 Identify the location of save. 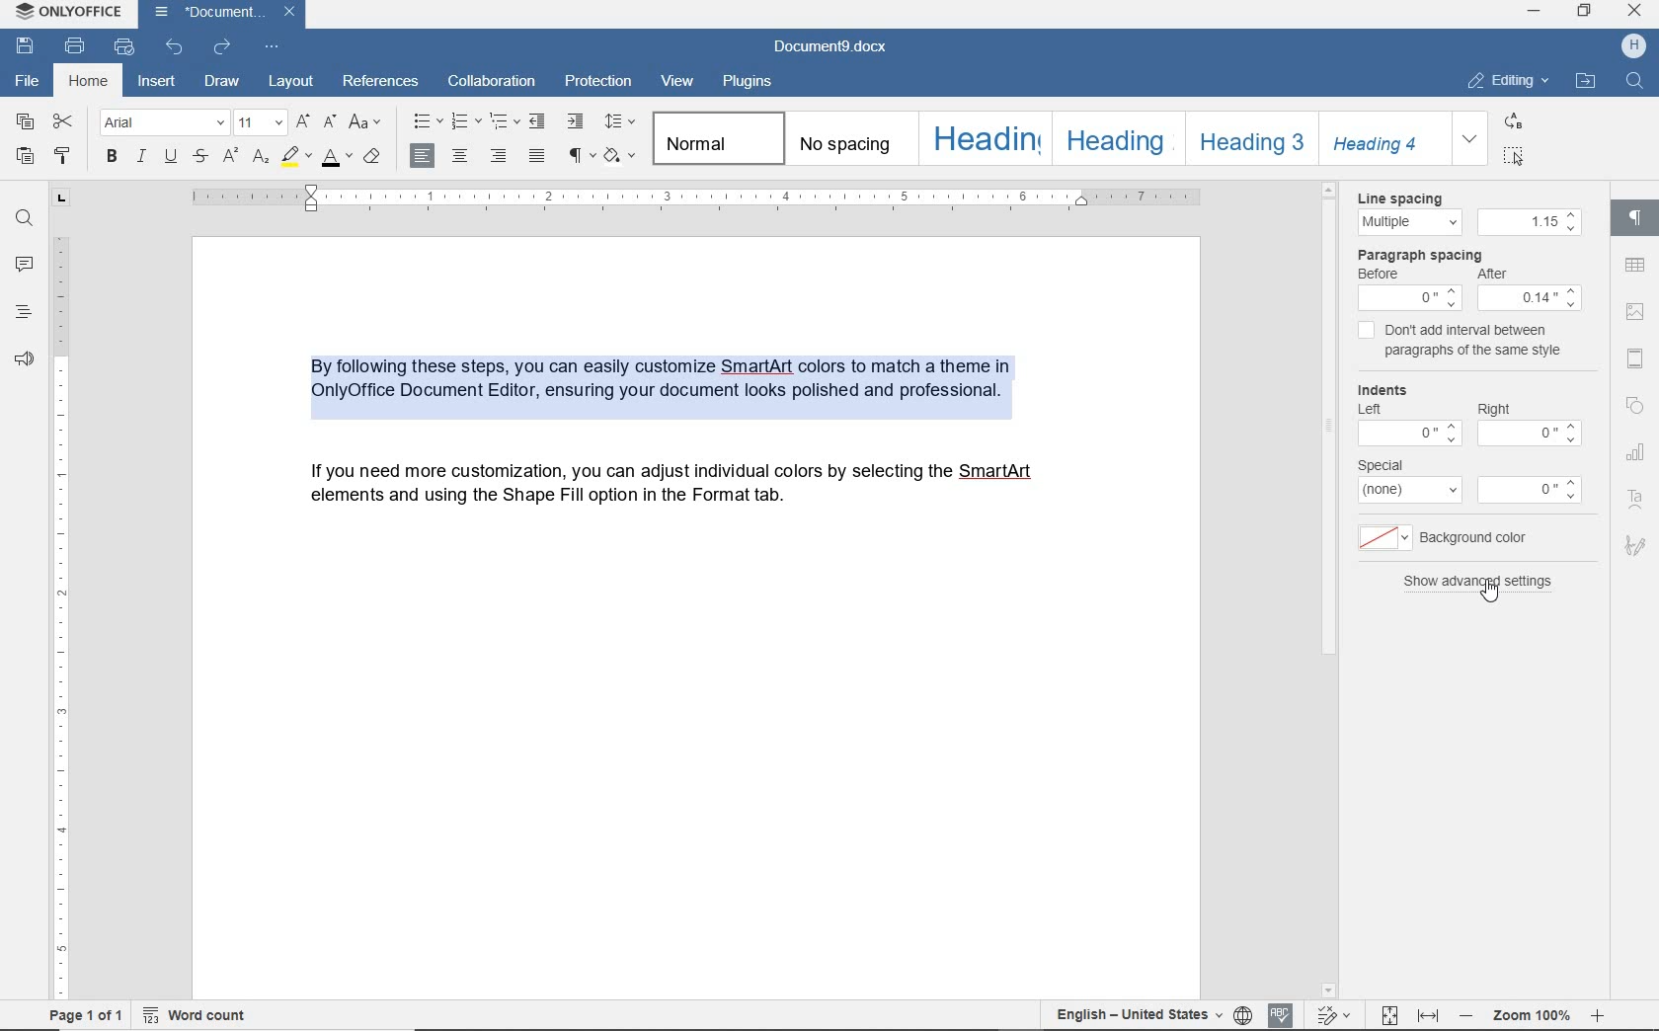
(26, 44).